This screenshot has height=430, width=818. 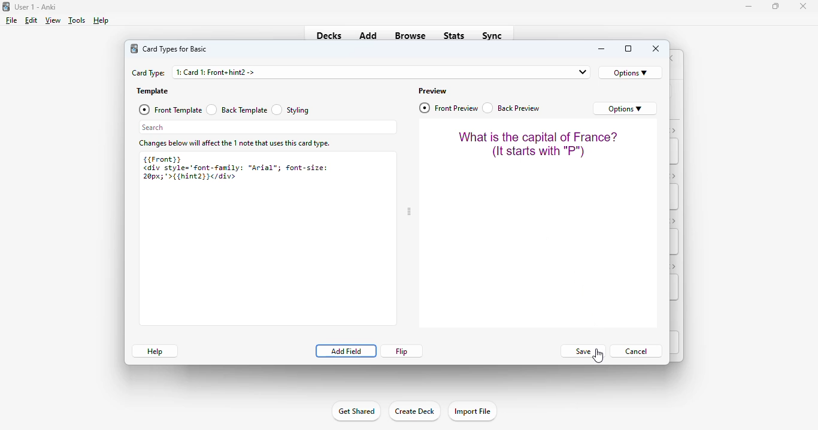 I want to click on create deck, so click(x=414, y=410).